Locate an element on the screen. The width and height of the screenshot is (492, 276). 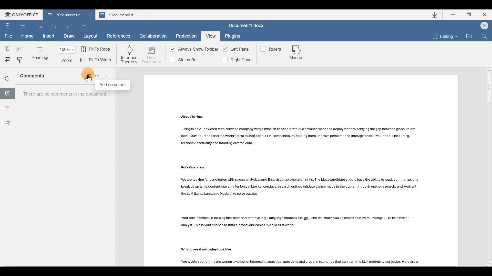
Fit to page is located at coordinates (97, 49).